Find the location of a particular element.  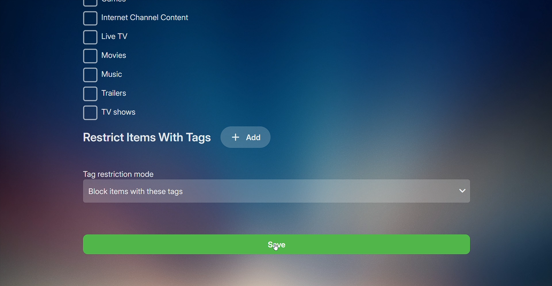

Games is located at coordinates (106, 3).